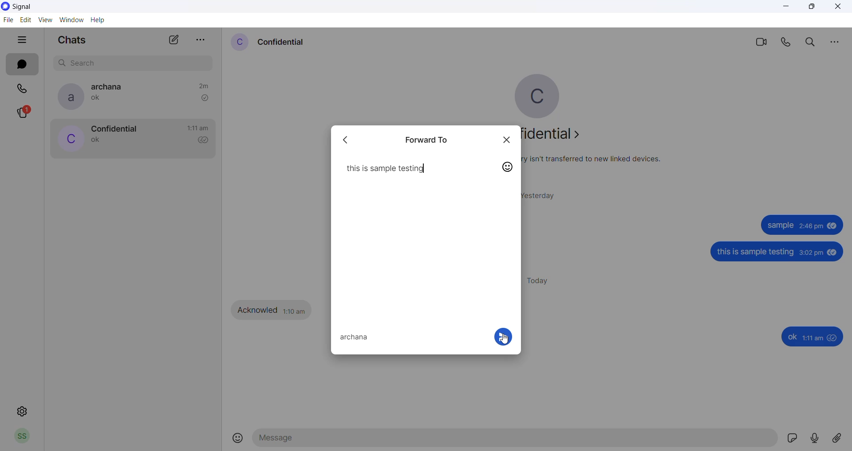 This screenshot has height=451, width=852. Describe the element at coordinates (757, 253) in the screenshot. I see `this is sample testing` at that location.